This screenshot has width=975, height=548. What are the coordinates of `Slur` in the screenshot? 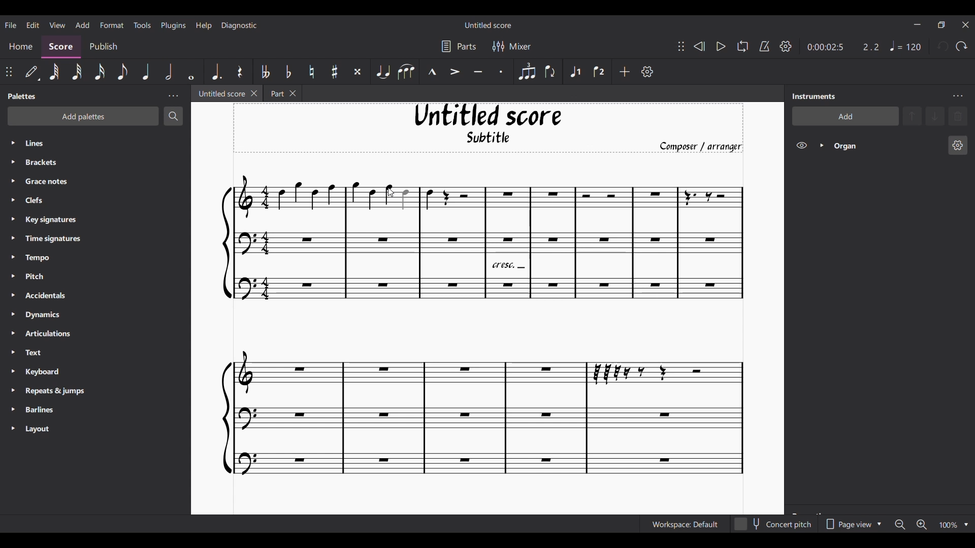 It's located at (406, 72).